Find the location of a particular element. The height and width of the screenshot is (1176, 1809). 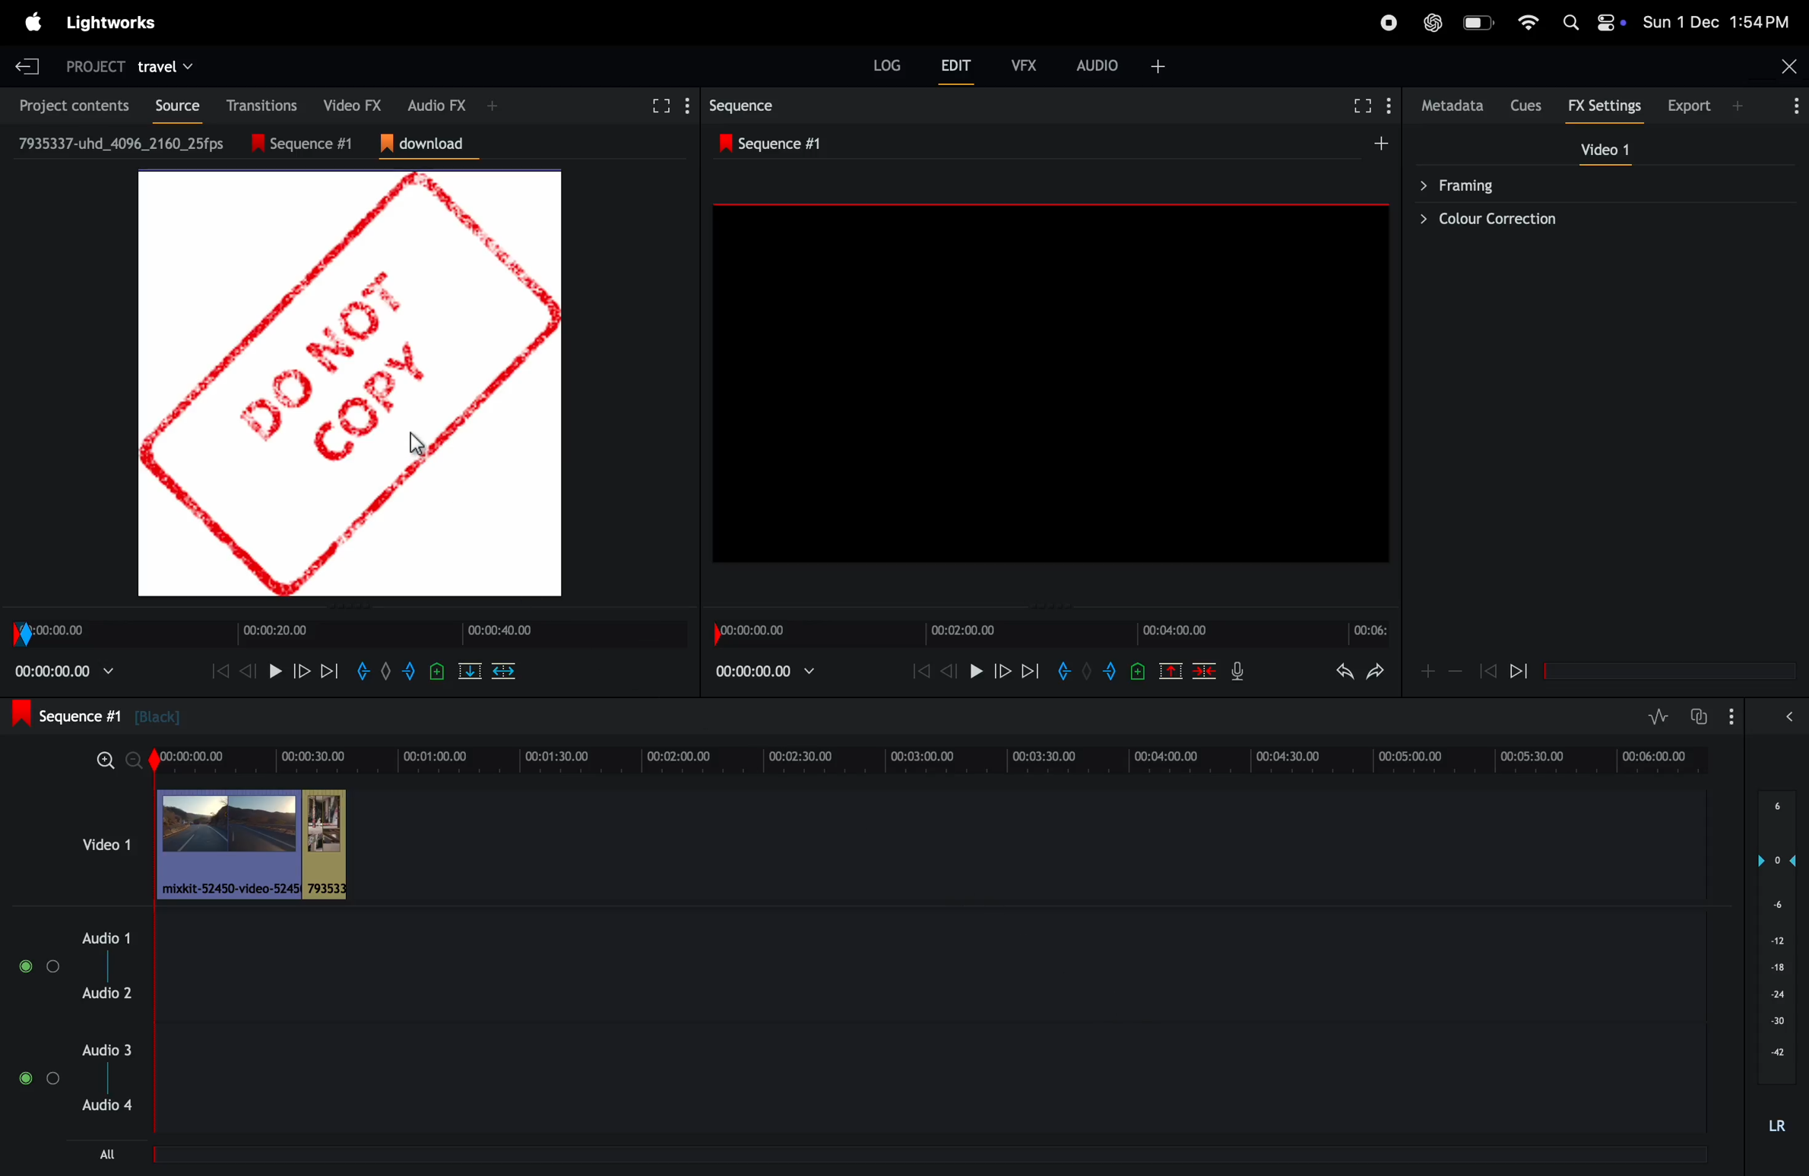

lightworks is located at coordinates (110, 23).